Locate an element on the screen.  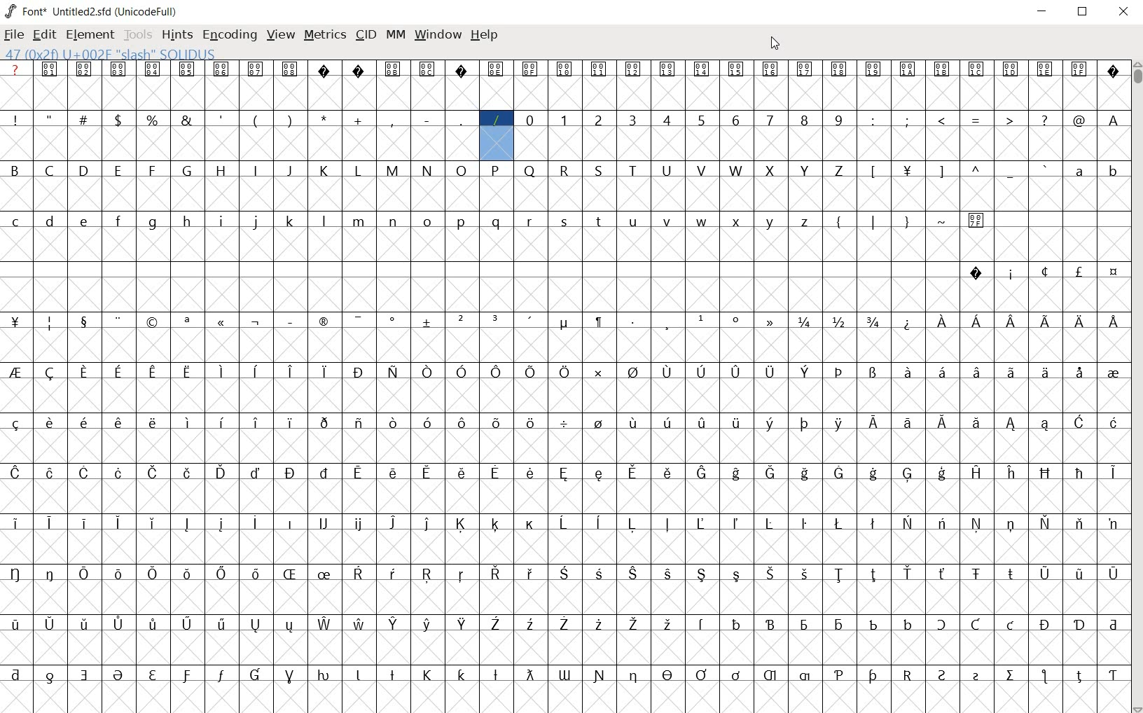
glyph is located at coordinates (85, 675).